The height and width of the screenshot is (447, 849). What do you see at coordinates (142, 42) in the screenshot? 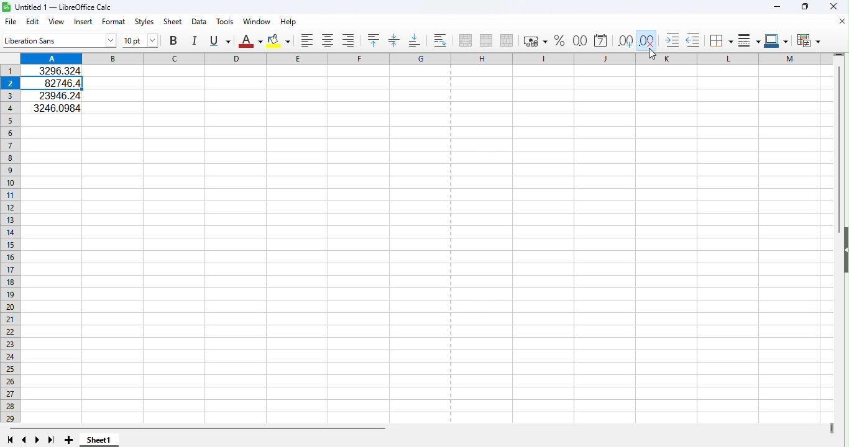
I see `Font size - 10pt` at bounding box center [142, 42].